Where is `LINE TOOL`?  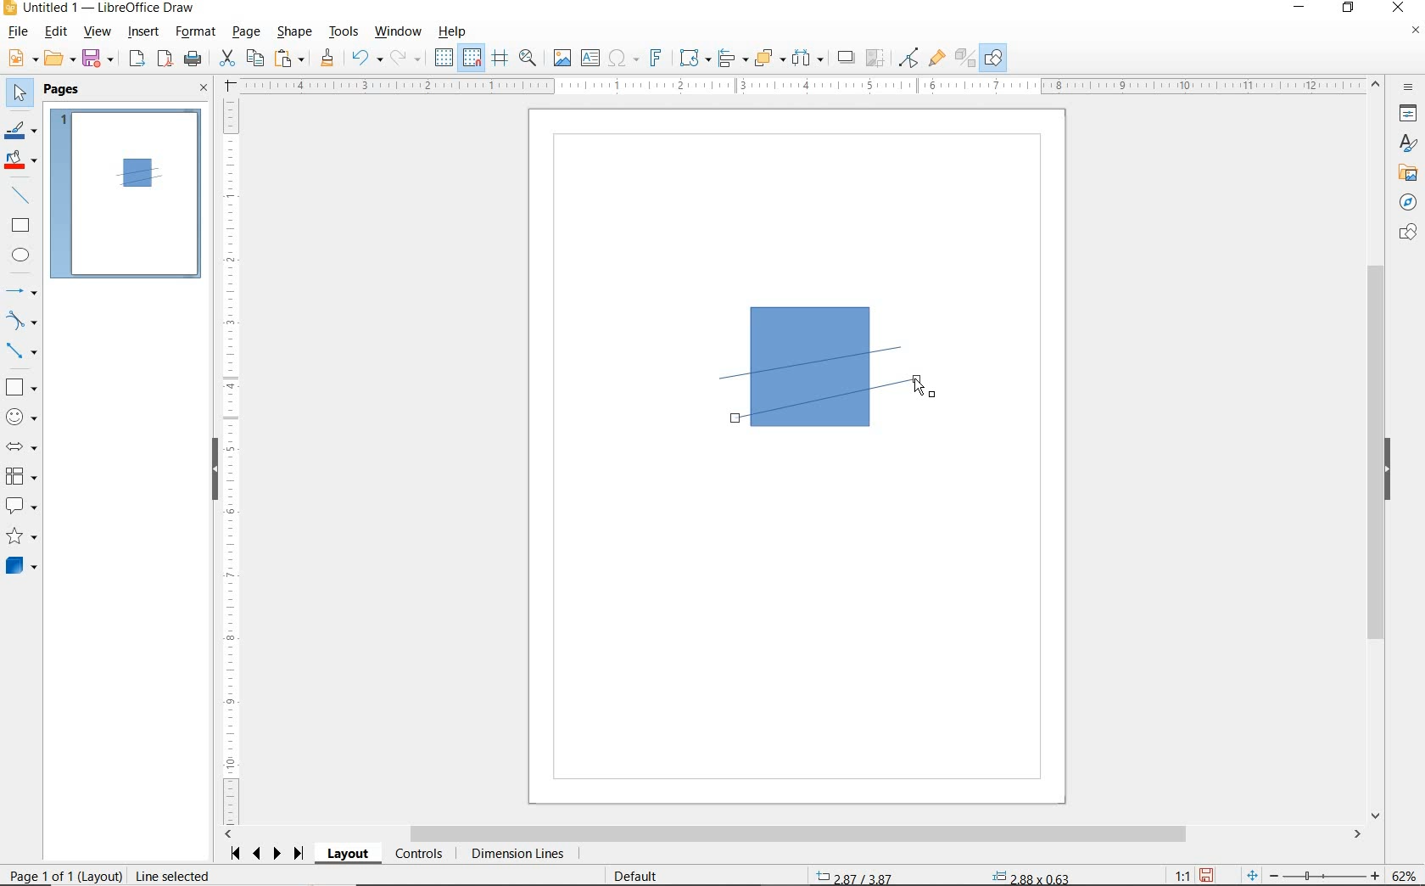
LINE TOOL is located at coordinates (744, 422).